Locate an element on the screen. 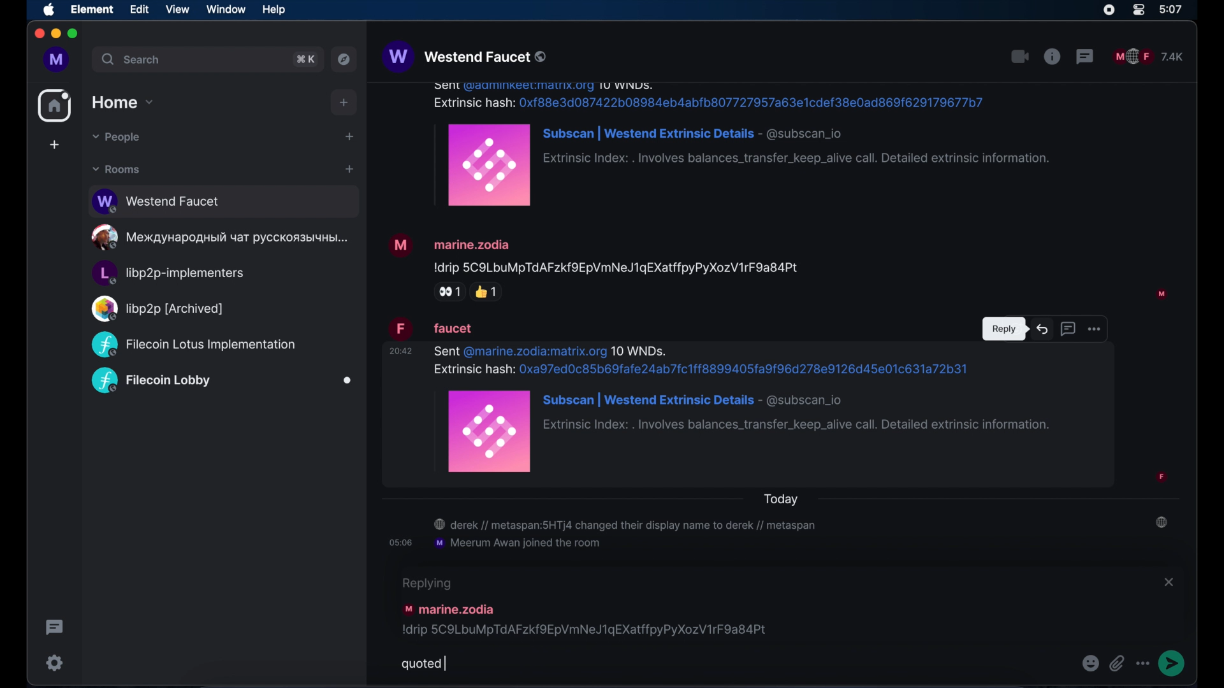 The height and width of the screenshot is (688, 1224). emoji is located at coordinates (1089, 663).